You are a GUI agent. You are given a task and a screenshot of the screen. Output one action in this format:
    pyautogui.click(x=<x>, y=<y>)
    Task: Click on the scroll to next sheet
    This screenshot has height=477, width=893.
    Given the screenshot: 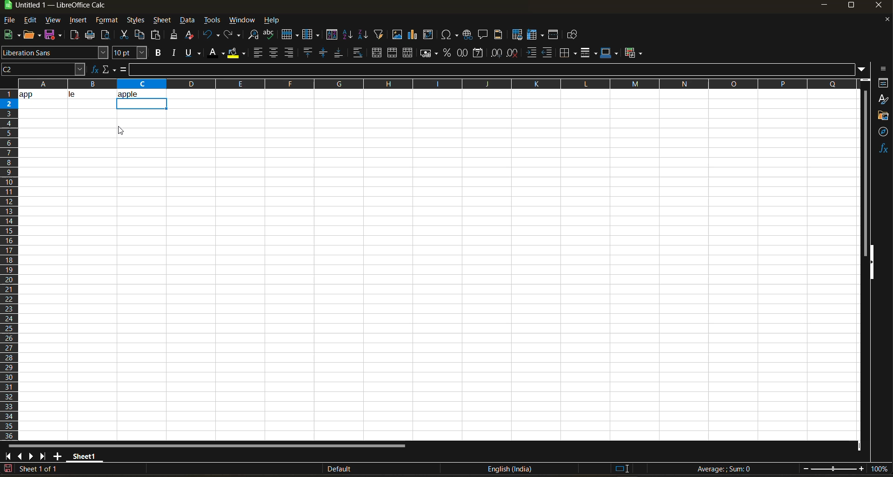 What is the action you would take?
    pyautogui.click(x=30, y=456)
    